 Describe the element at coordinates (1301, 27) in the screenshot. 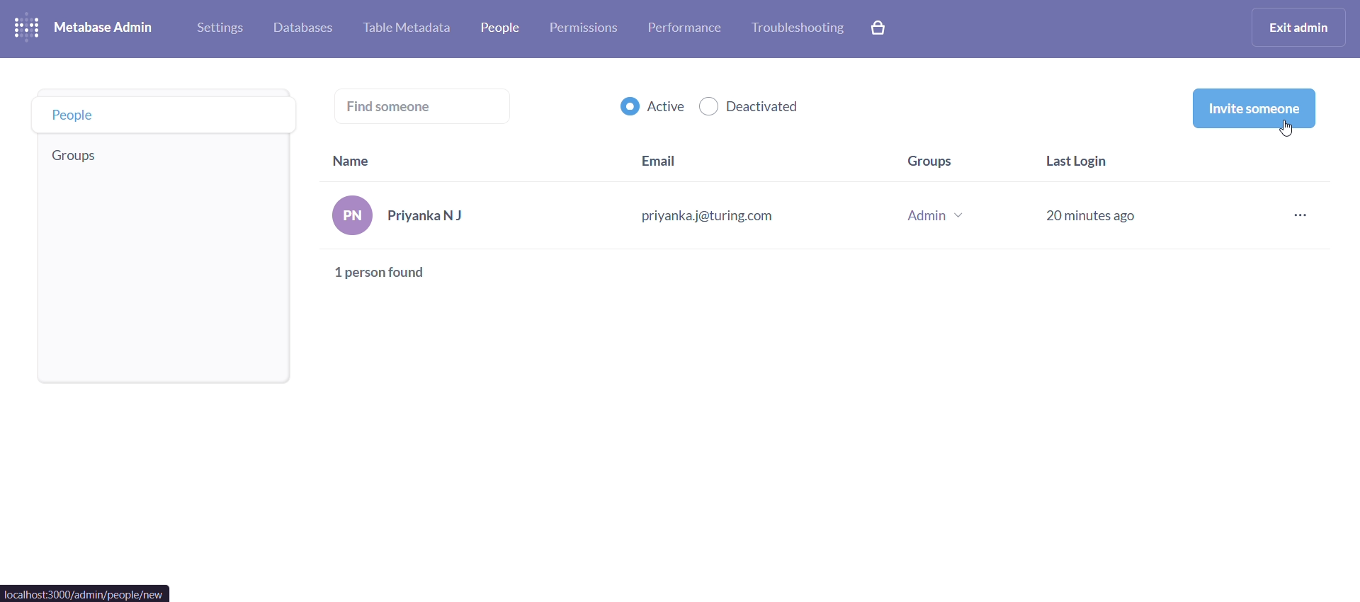

I see `exit admin` at that location.